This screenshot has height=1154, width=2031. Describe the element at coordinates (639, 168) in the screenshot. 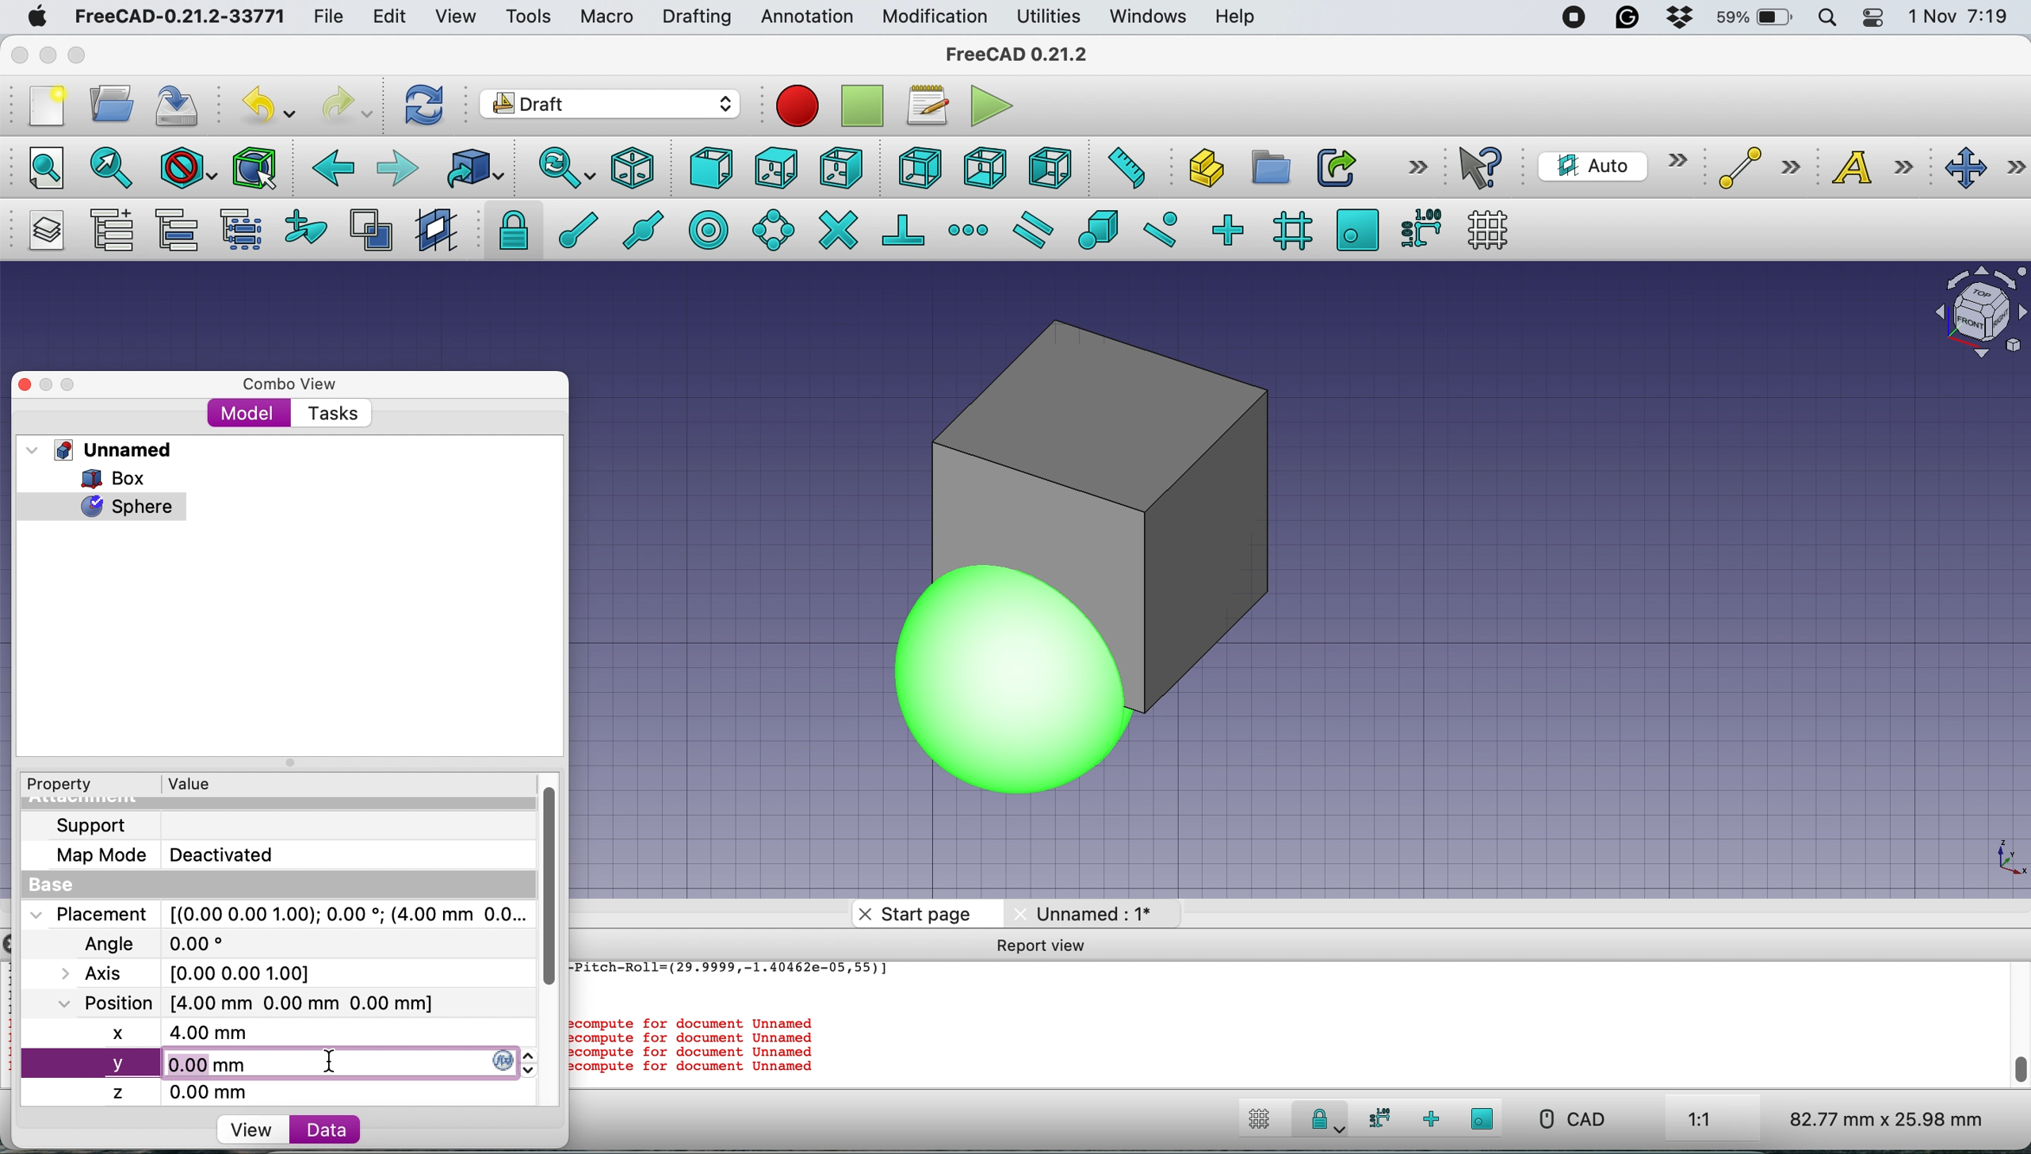

I see `isometric` at that location.